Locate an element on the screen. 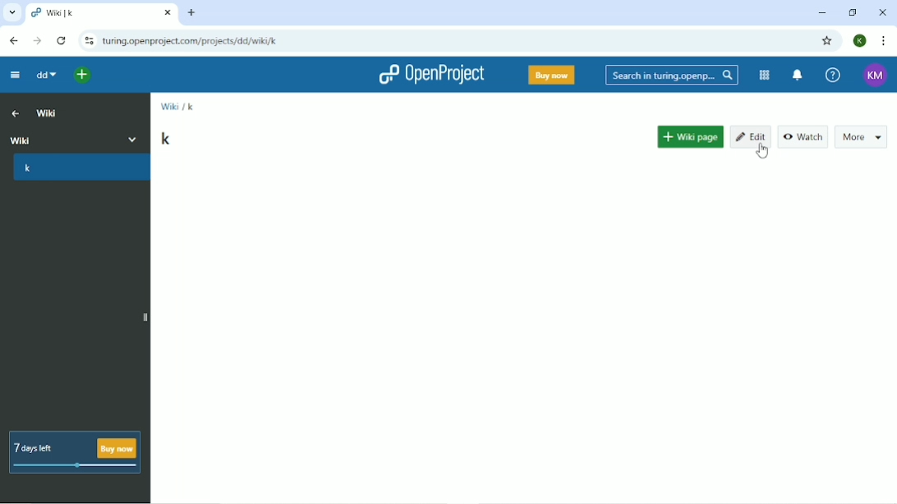 This screenshot has width=897, height=504. turing.openproject.com/ projects, dd /wiki/k. is located at coordinates (197, 41).